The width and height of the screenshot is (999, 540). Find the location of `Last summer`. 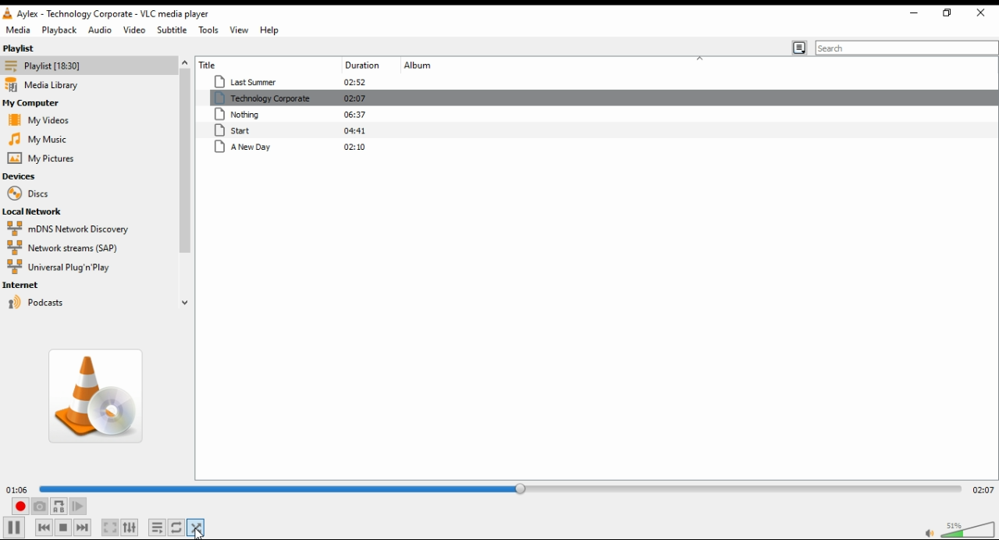

Last summer is located at coordinates (304, 80).